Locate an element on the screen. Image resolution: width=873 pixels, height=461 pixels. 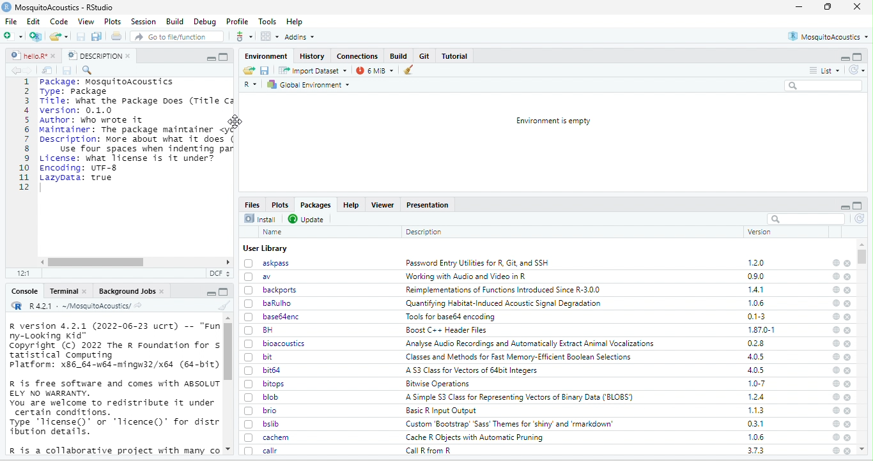
Show in new window is located at coordinates (47, 70).